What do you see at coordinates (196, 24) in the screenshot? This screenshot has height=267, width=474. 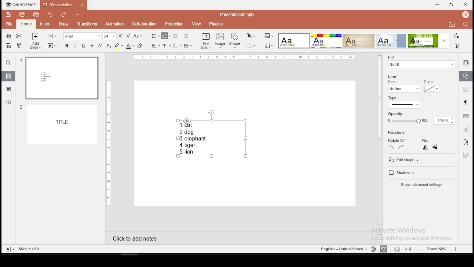 I see `view` at bounding box center [196, 24].